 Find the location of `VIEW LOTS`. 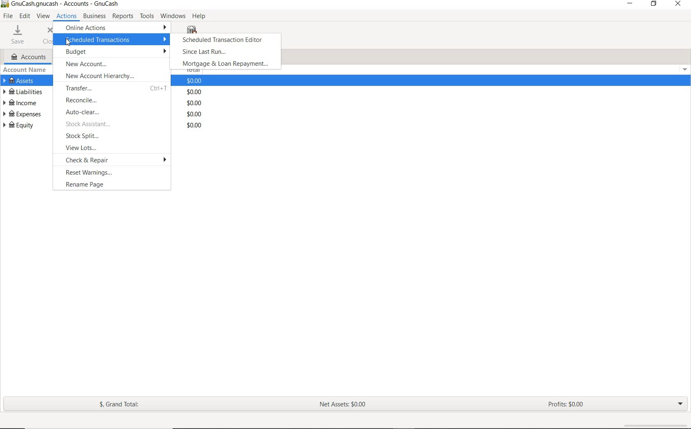

VIEW LOTS is located at coordinates (114, 147).